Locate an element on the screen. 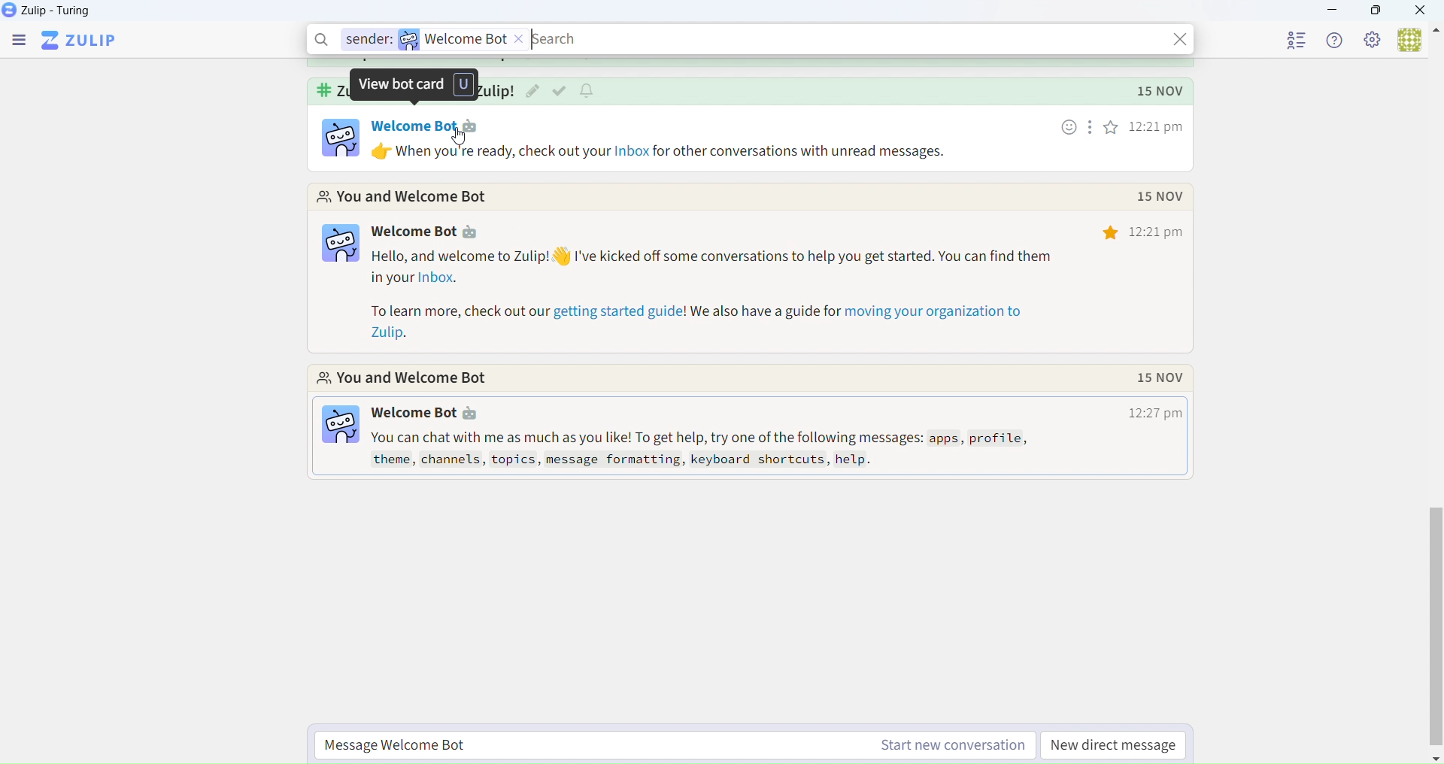   You and Welcome Bot is located at coordinates (409, 379).